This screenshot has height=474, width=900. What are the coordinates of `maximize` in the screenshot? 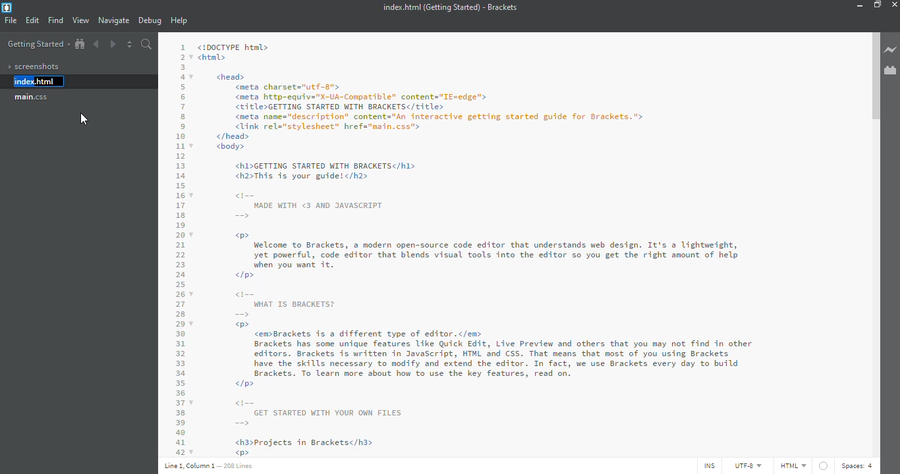 It's located at (878, 5).